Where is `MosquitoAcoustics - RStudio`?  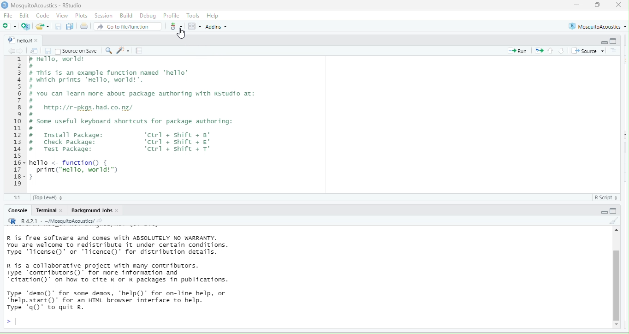
MosquitoAcoustics - RStudio is located at coordinates (51, 5).